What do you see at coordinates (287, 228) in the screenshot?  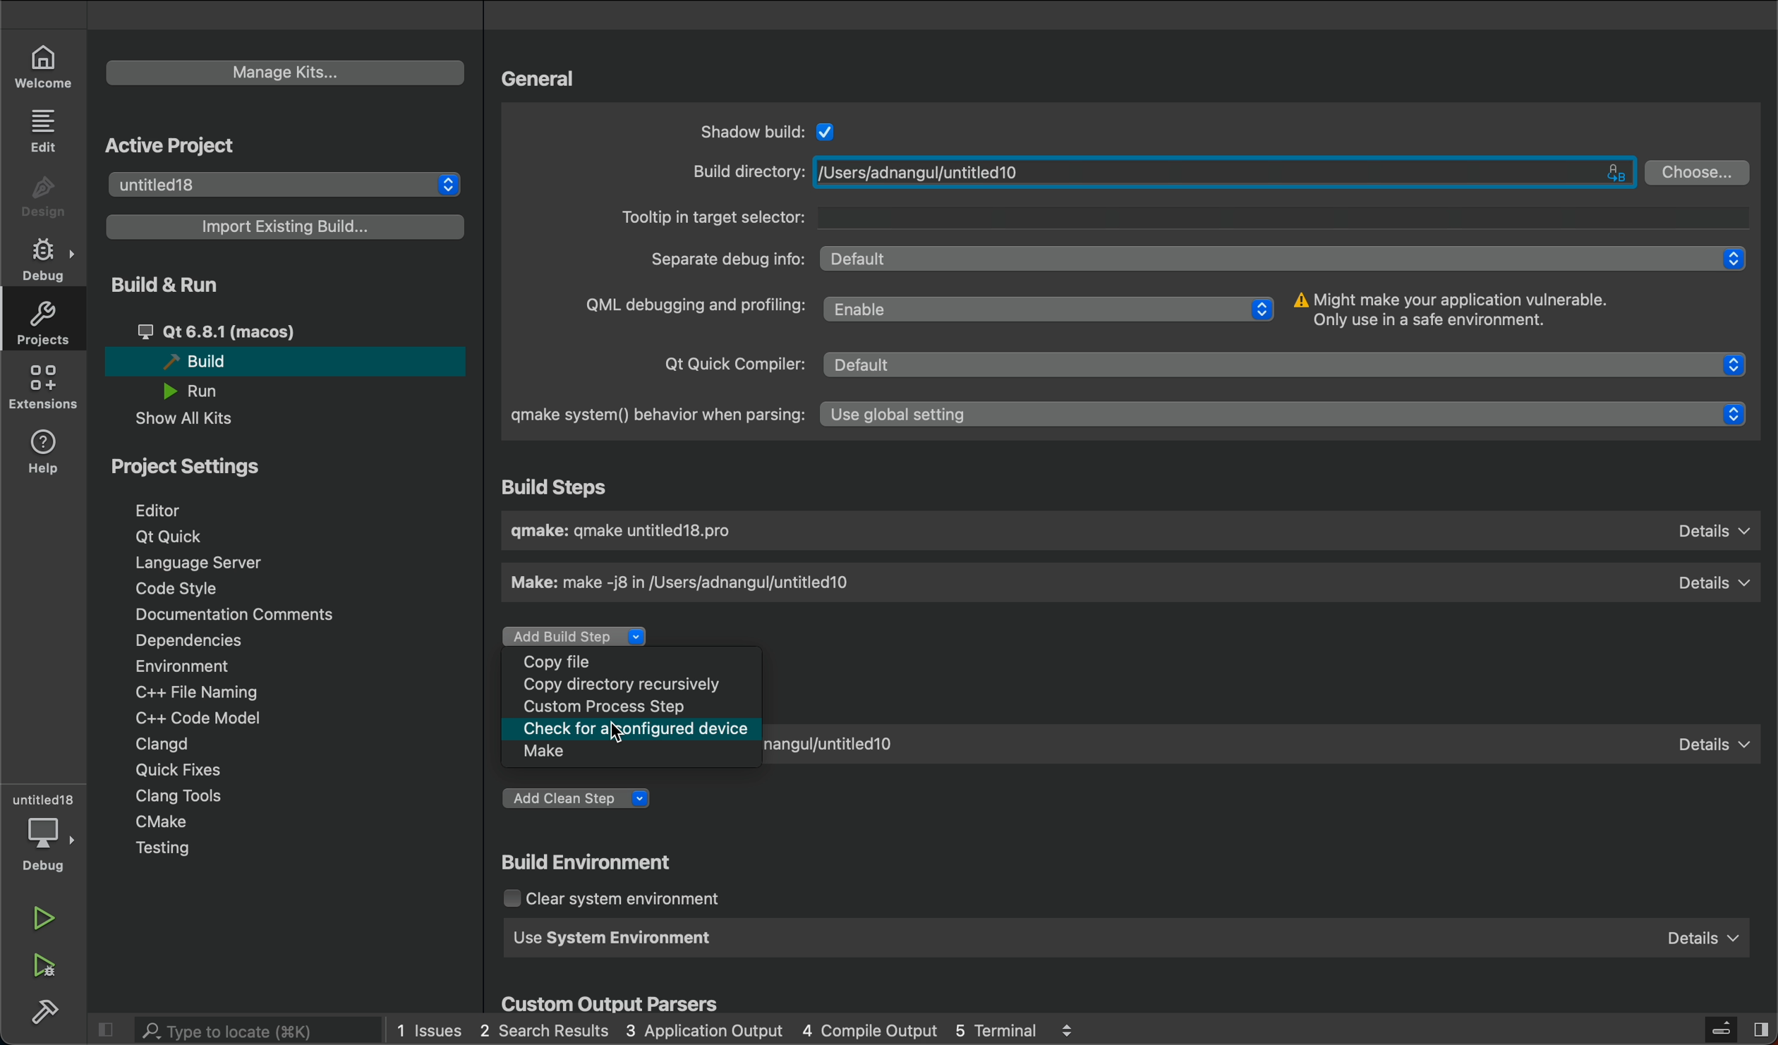 I see `import existing build` at bounding box center [287, 228].